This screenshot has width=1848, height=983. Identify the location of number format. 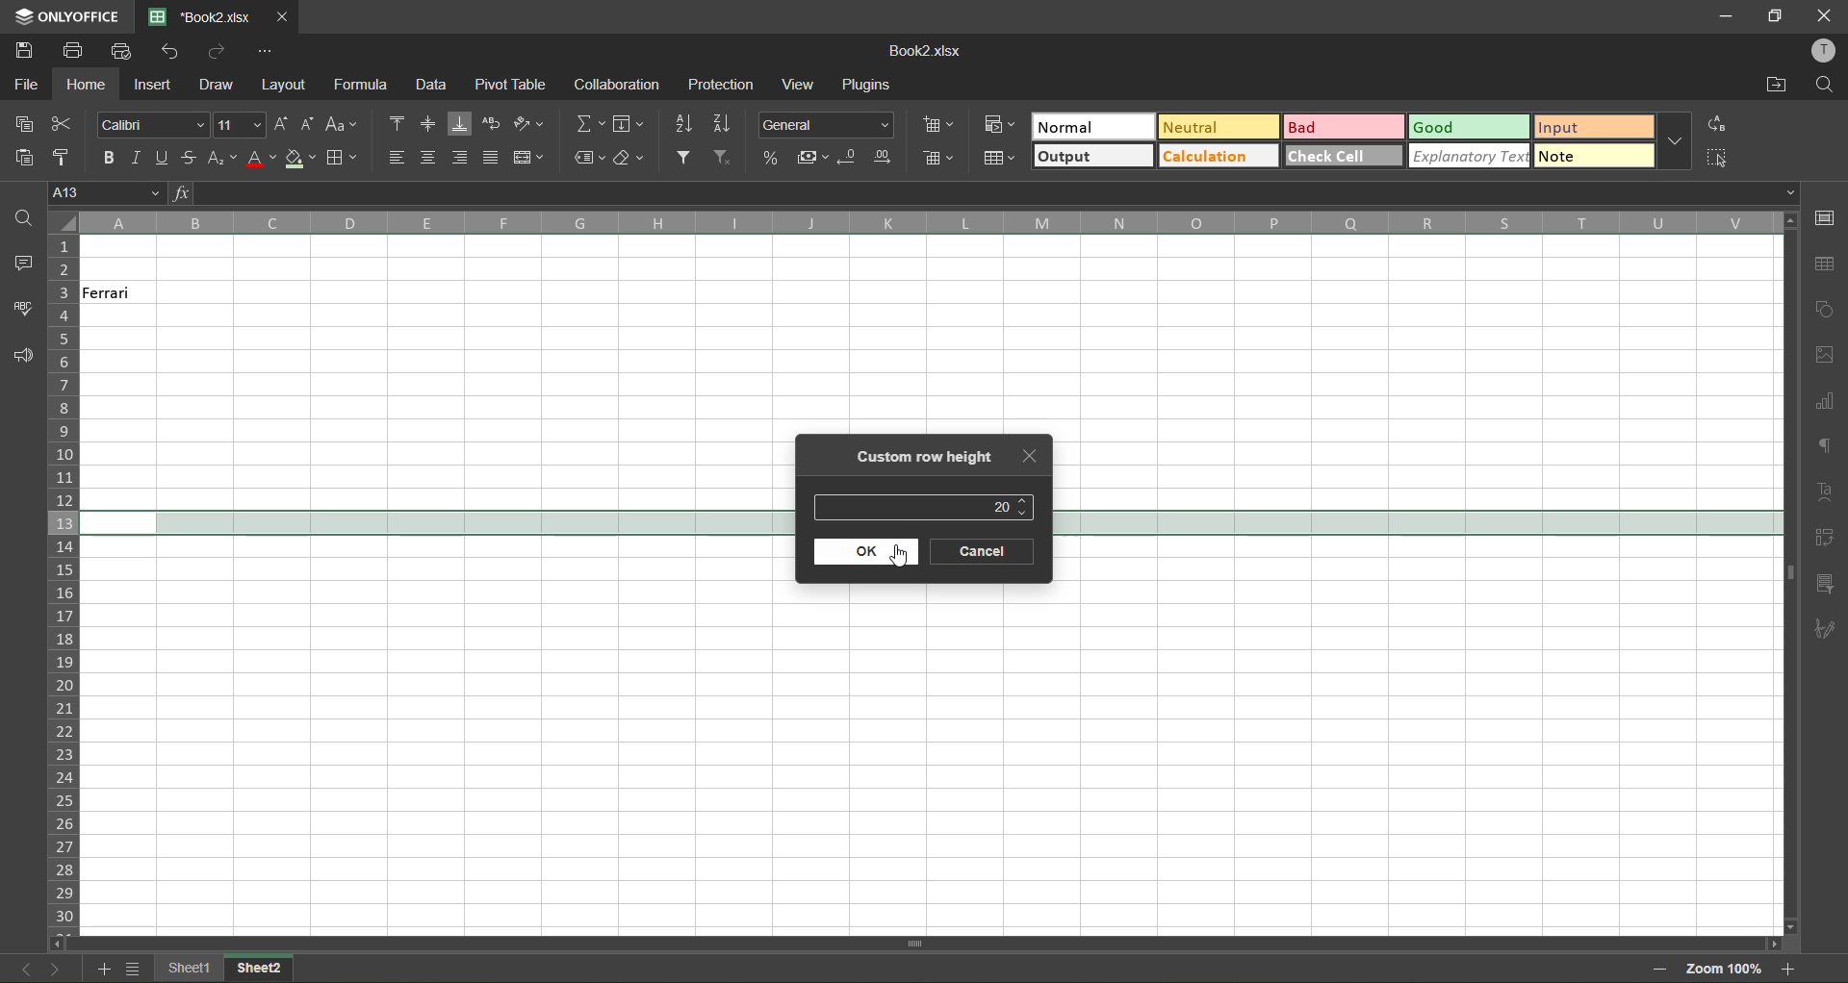
(825, 126).